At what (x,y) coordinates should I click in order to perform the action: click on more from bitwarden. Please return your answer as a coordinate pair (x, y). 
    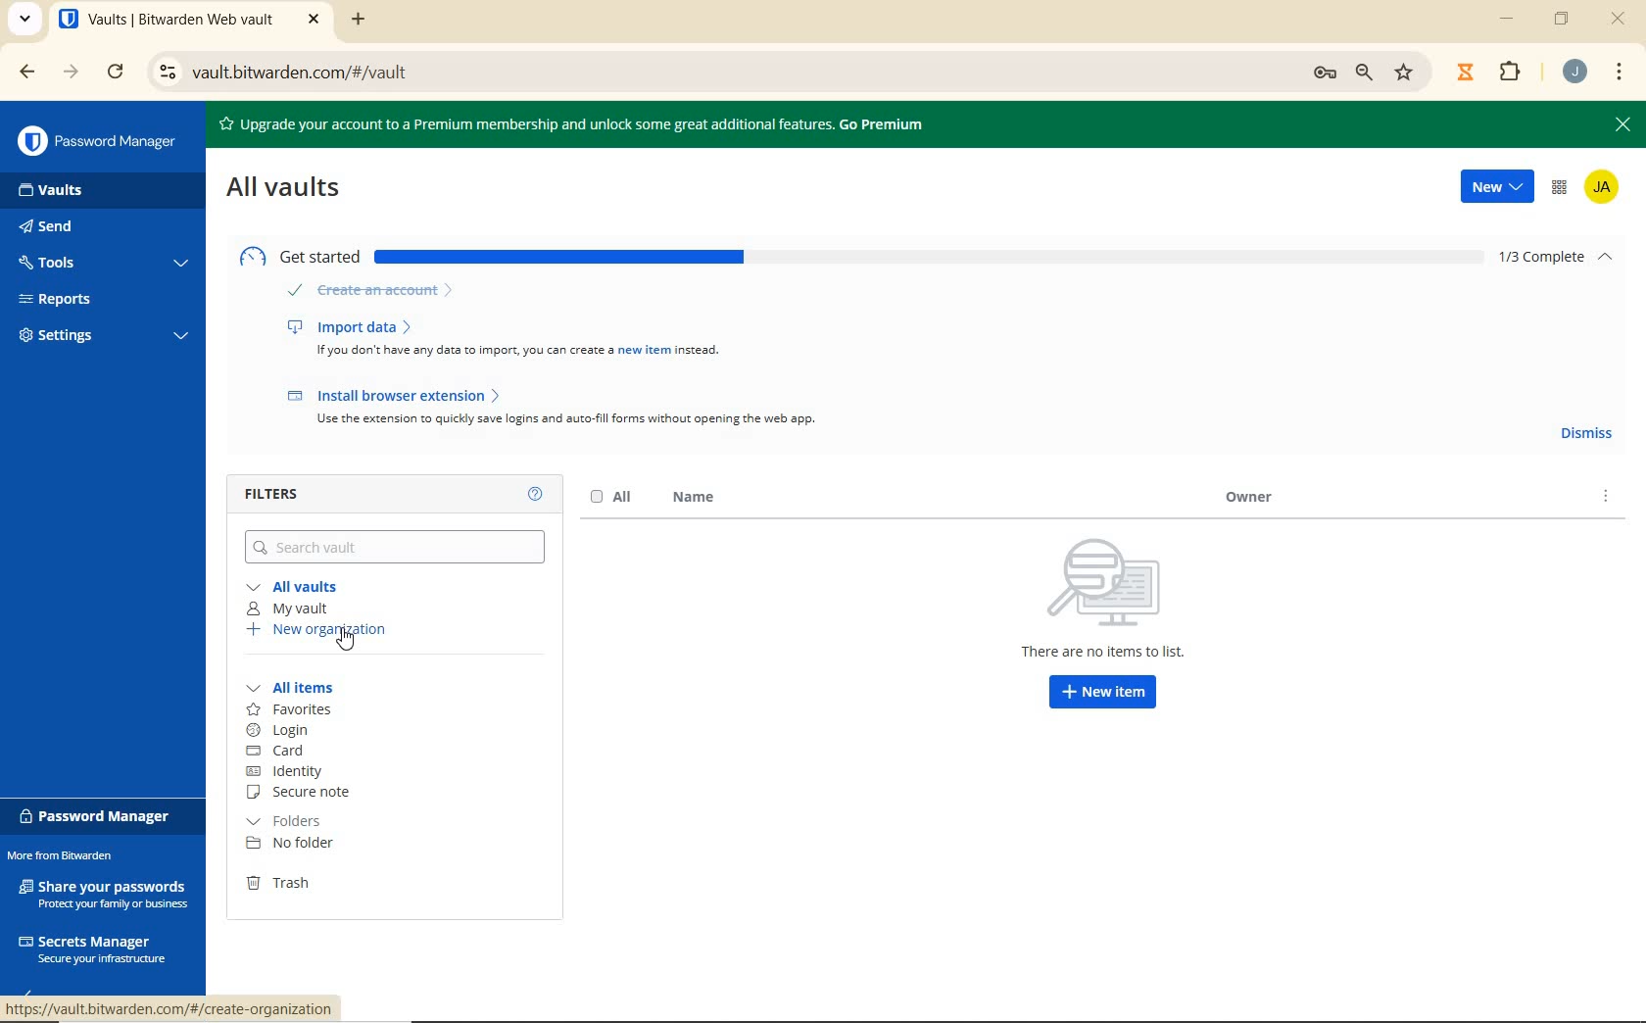
    Looking at the image, I should click on (72, 857).